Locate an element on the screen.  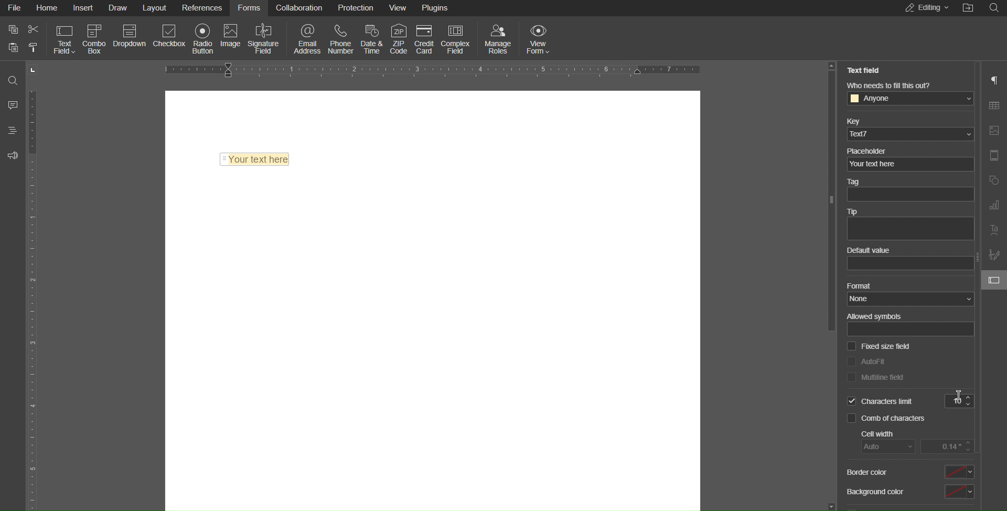
Email Address is located at coordinates (305, 37).